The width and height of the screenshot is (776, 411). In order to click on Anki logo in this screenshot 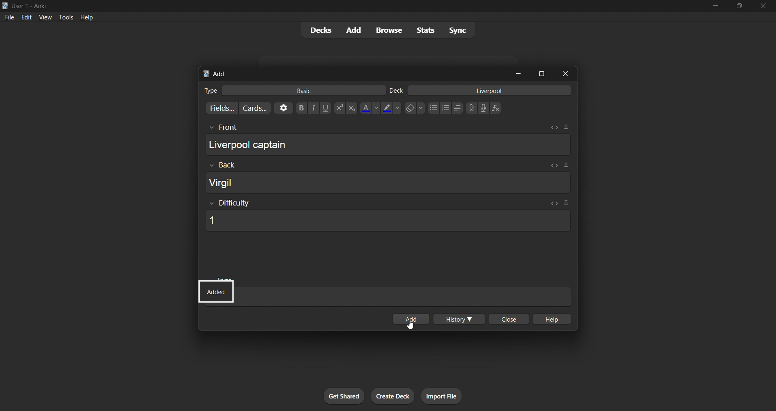, I will do `click(5, 6)`.